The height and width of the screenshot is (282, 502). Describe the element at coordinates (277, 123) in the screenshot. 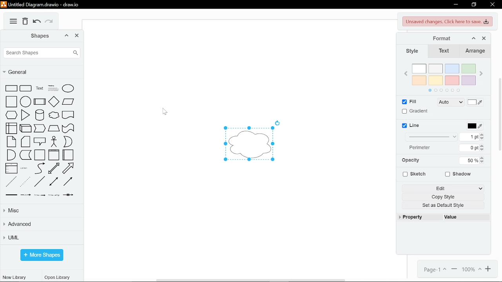

I see `Rotate diagram` at that location.